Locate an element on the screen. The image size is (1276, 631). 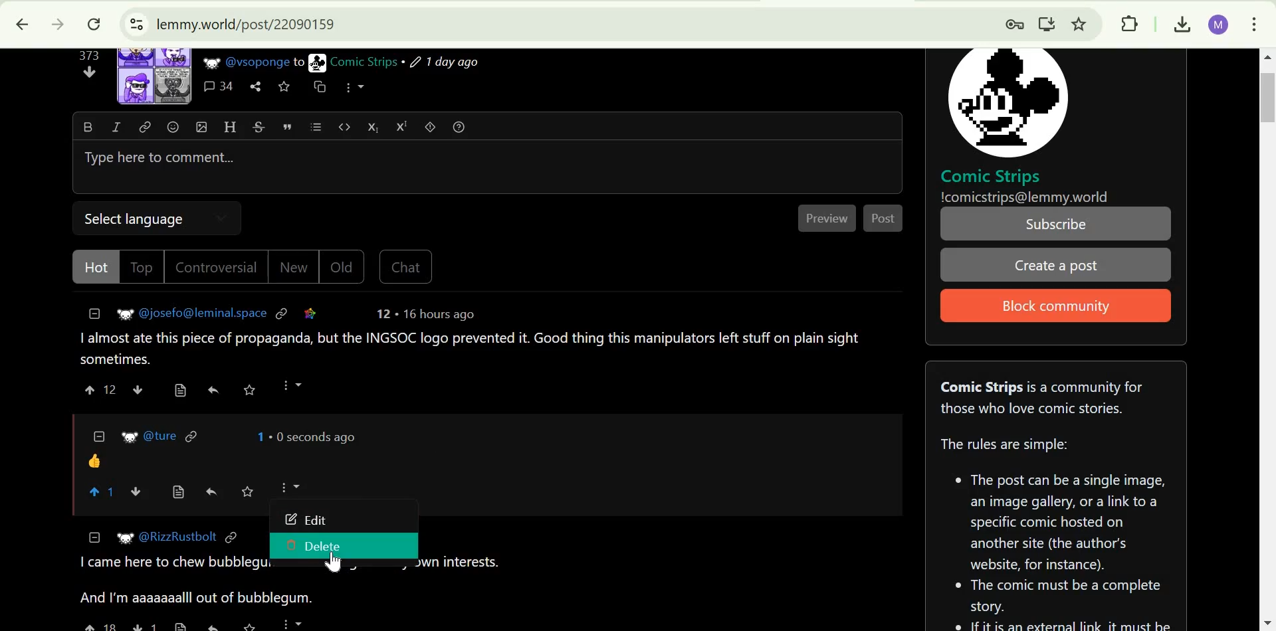
vertical scroll bar is located at coordinates (1261, 97).